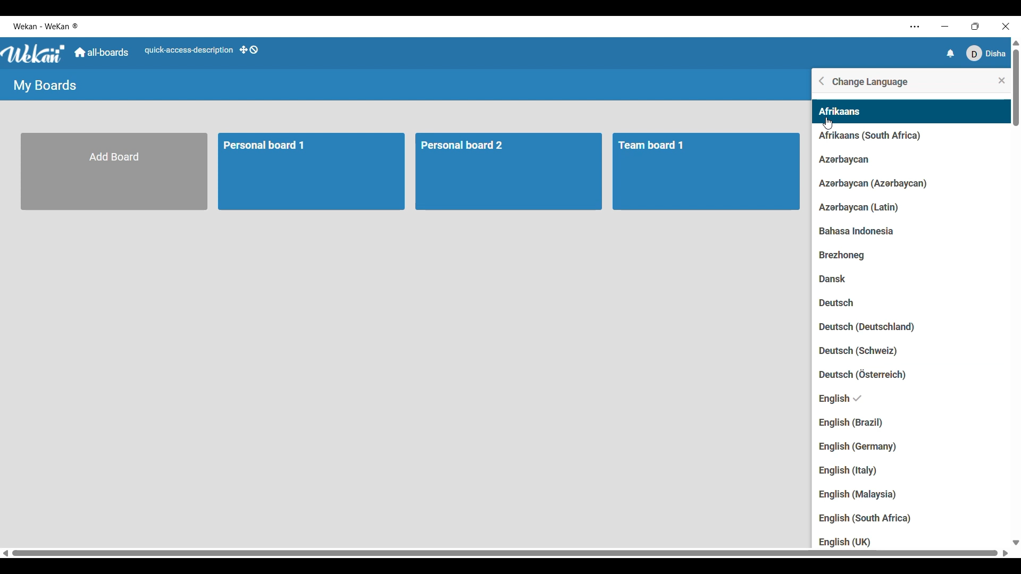 This screenshot has height=574, width=1021. I want to click on Go back, so click(822, 81).